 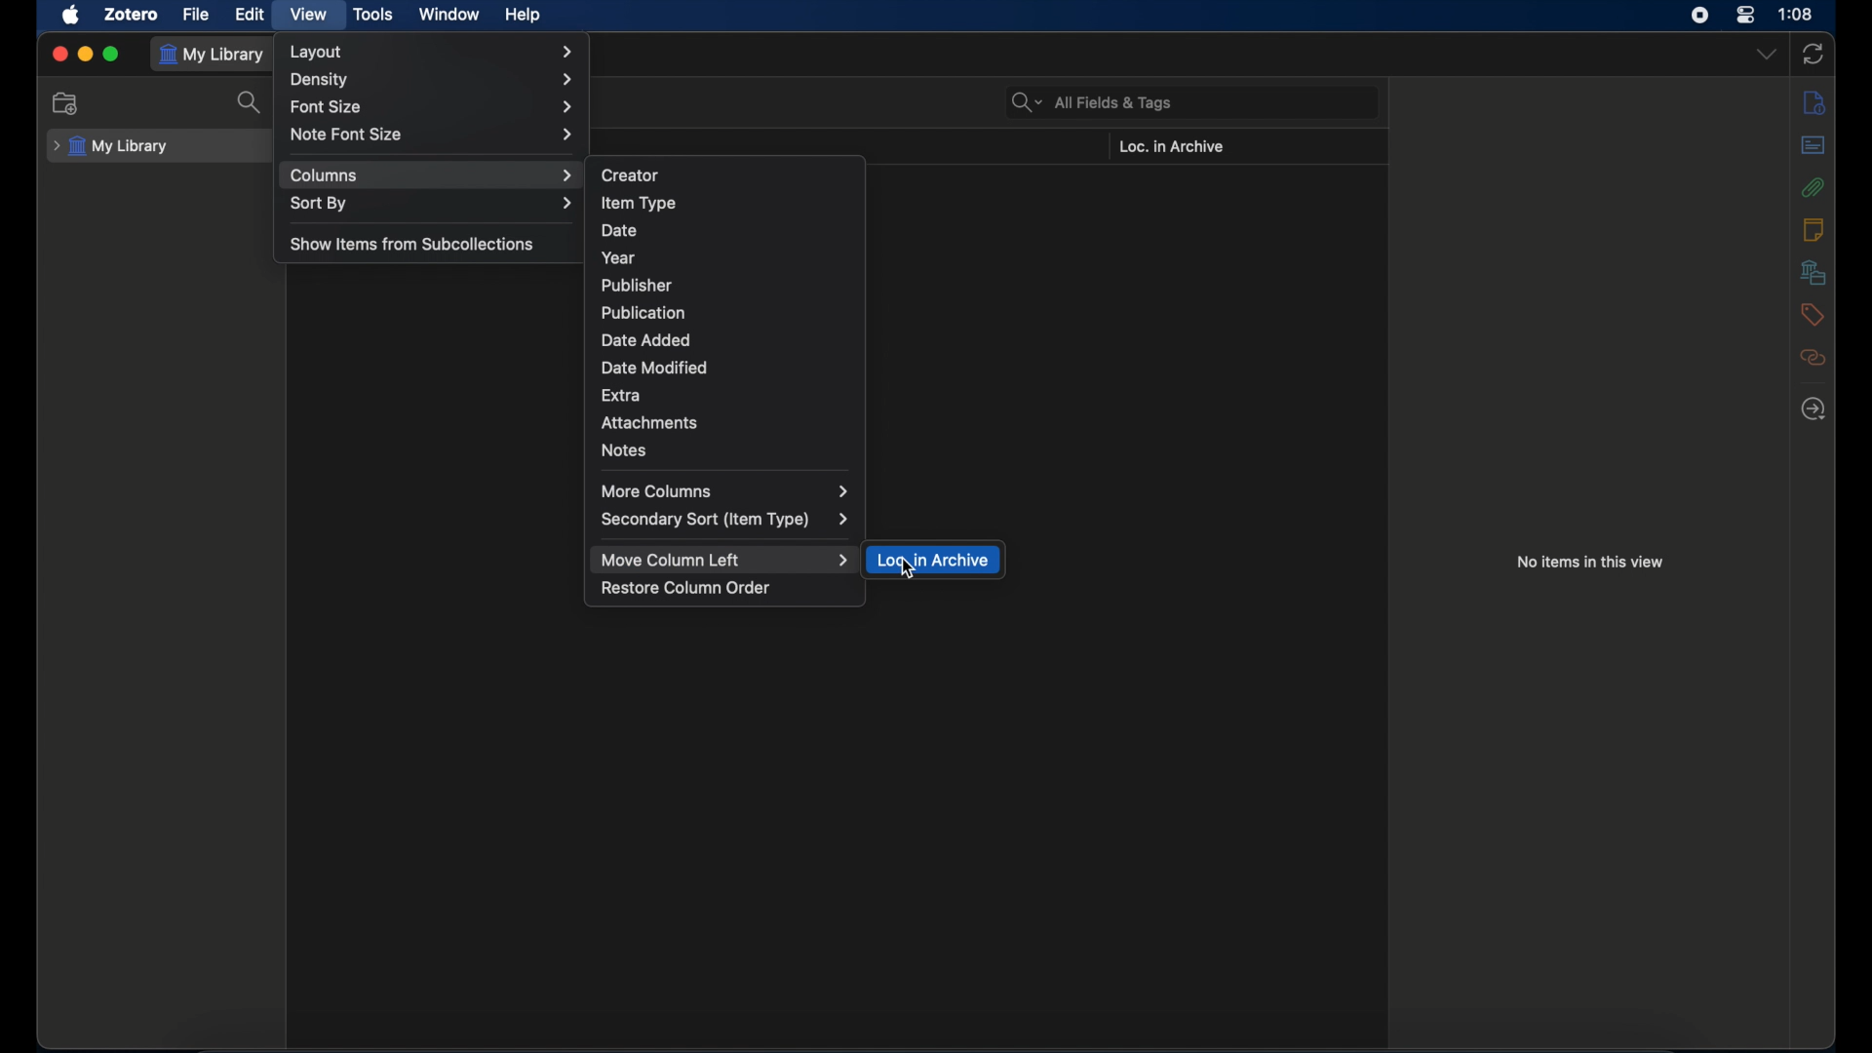 I want to click on columns, so click(x=432, y=175).